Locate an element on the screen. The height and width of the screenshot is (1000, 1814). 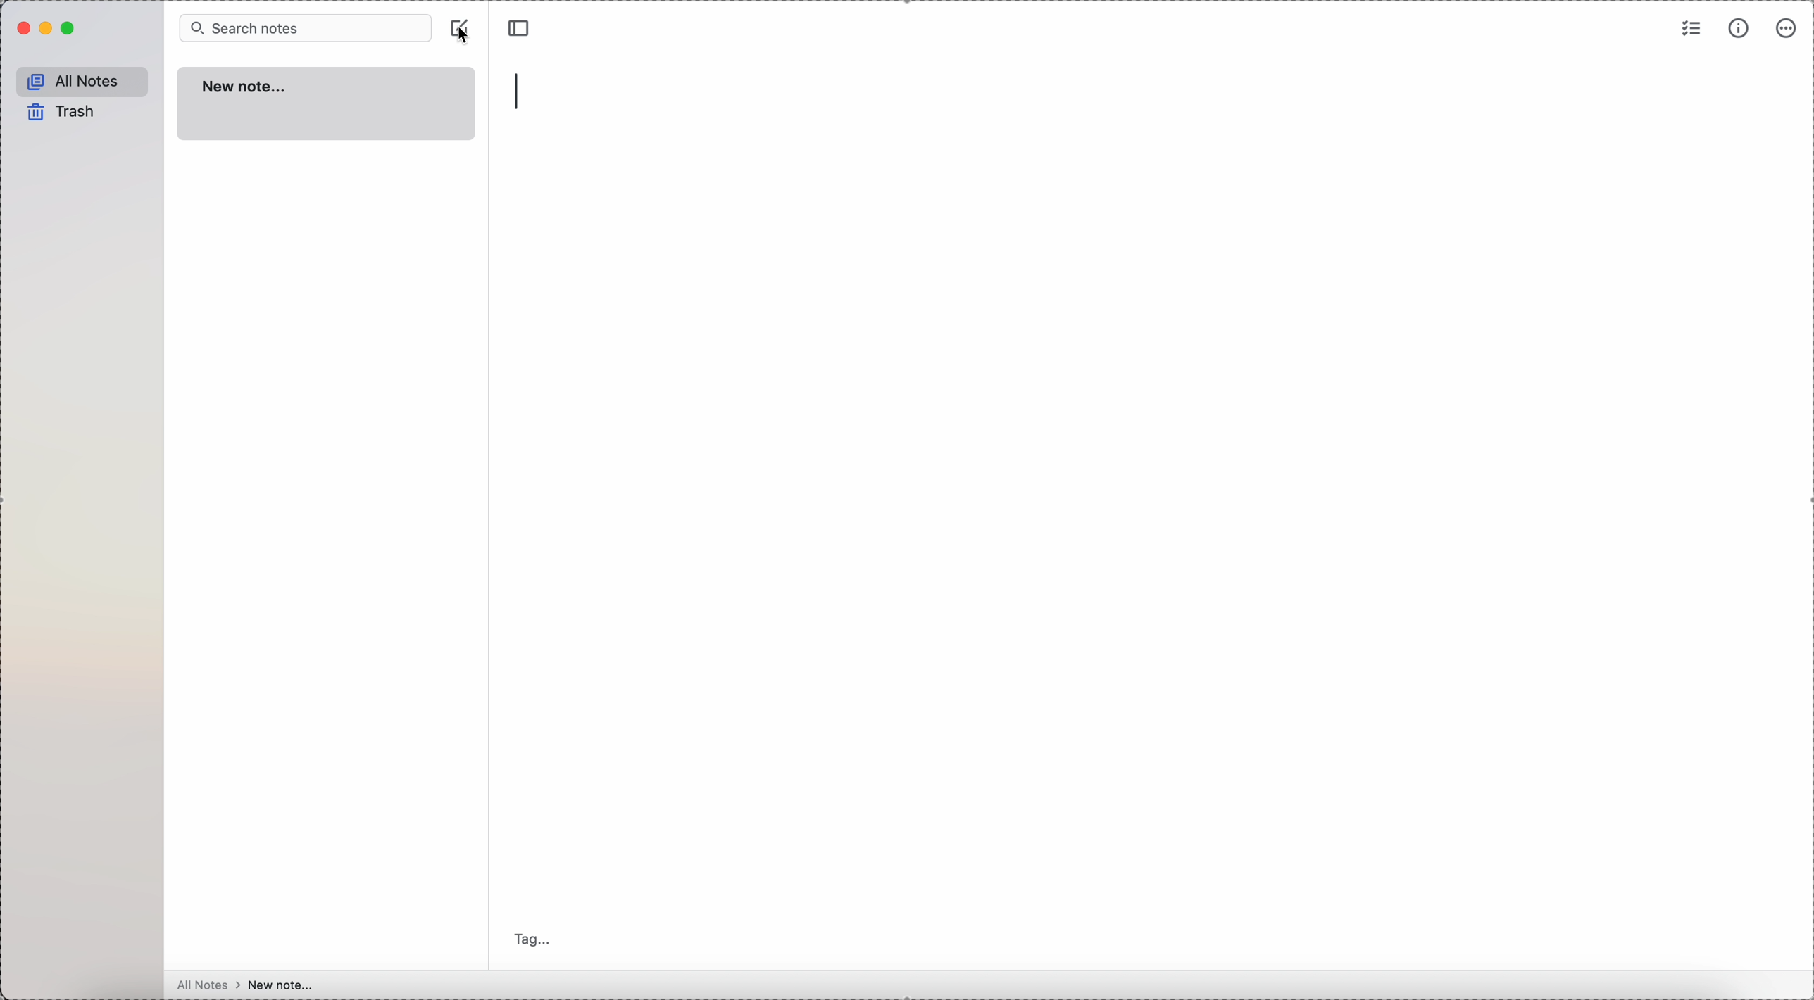
maximize Simplenote is located at coordinates (69, 29).